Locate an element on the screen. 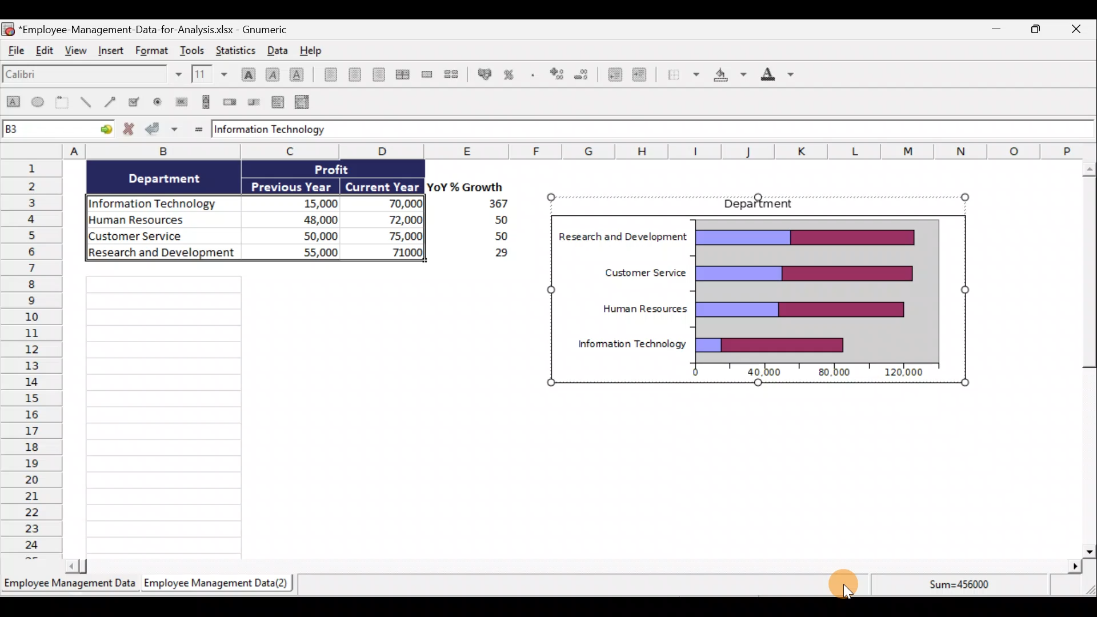 The width and height of the screenshot is (1097, 617). Previous Year is located at coordinates (293, 185).